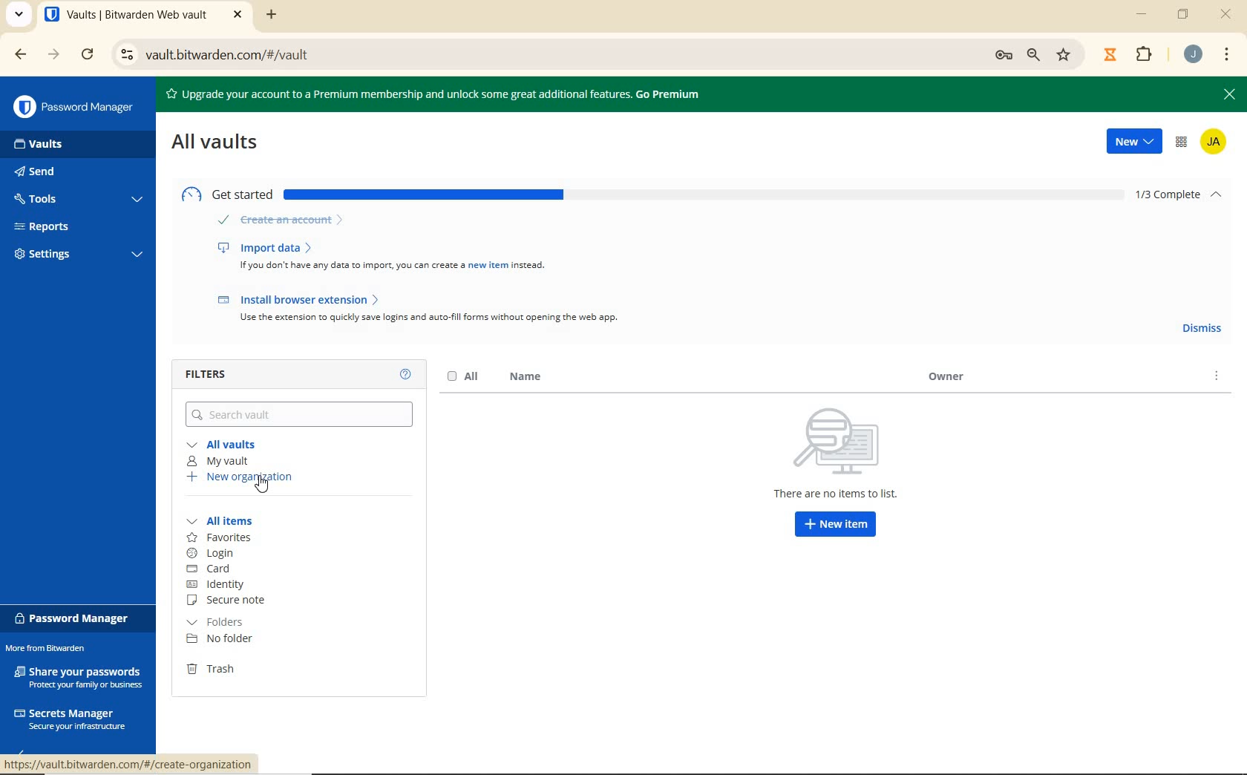 The height and width of the screenshot is (775, 1247). Describe the element at coordinates (386, 255) in the screenshot. I see `import data` at that location.